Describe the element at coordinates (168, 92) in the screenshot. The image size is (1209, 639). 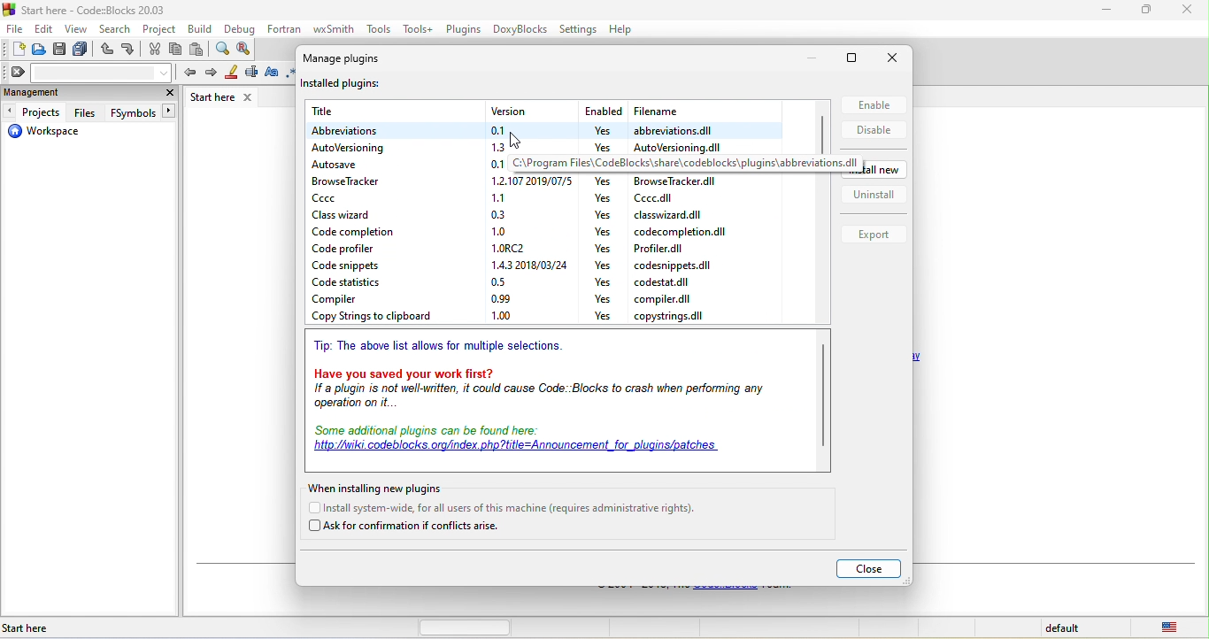
I see `close` at that location.